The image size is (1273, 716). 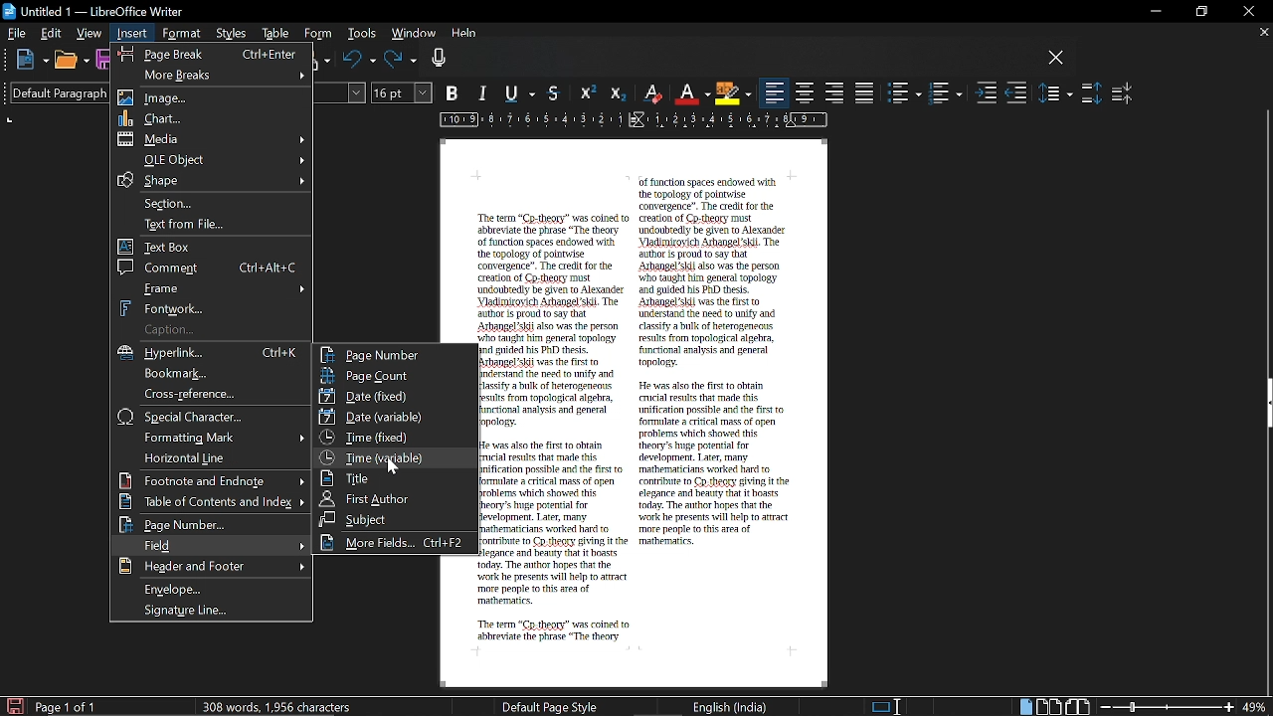 I want to click on Edit, so click(x=53, y=33).